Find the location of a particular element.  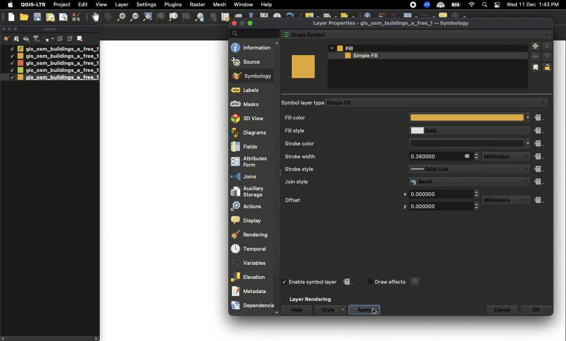

Help is located at coordinates (266, 5).